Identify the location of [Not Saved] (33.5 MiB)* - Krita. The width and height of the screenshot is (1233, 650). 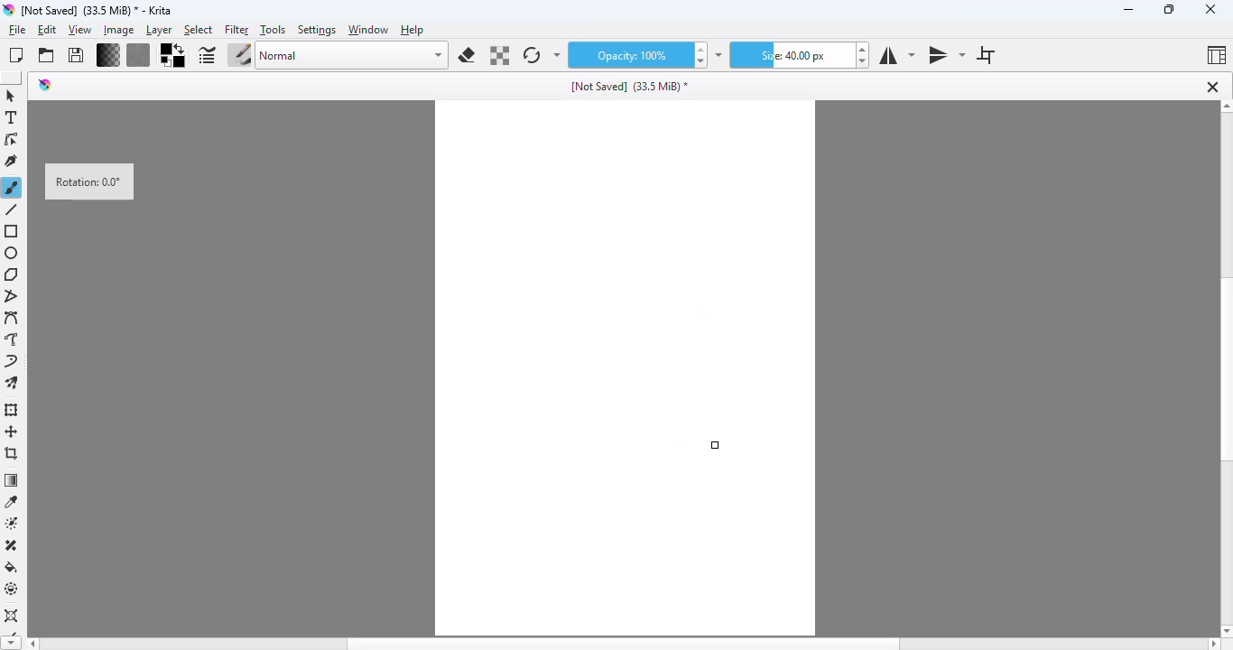
(97, 10).